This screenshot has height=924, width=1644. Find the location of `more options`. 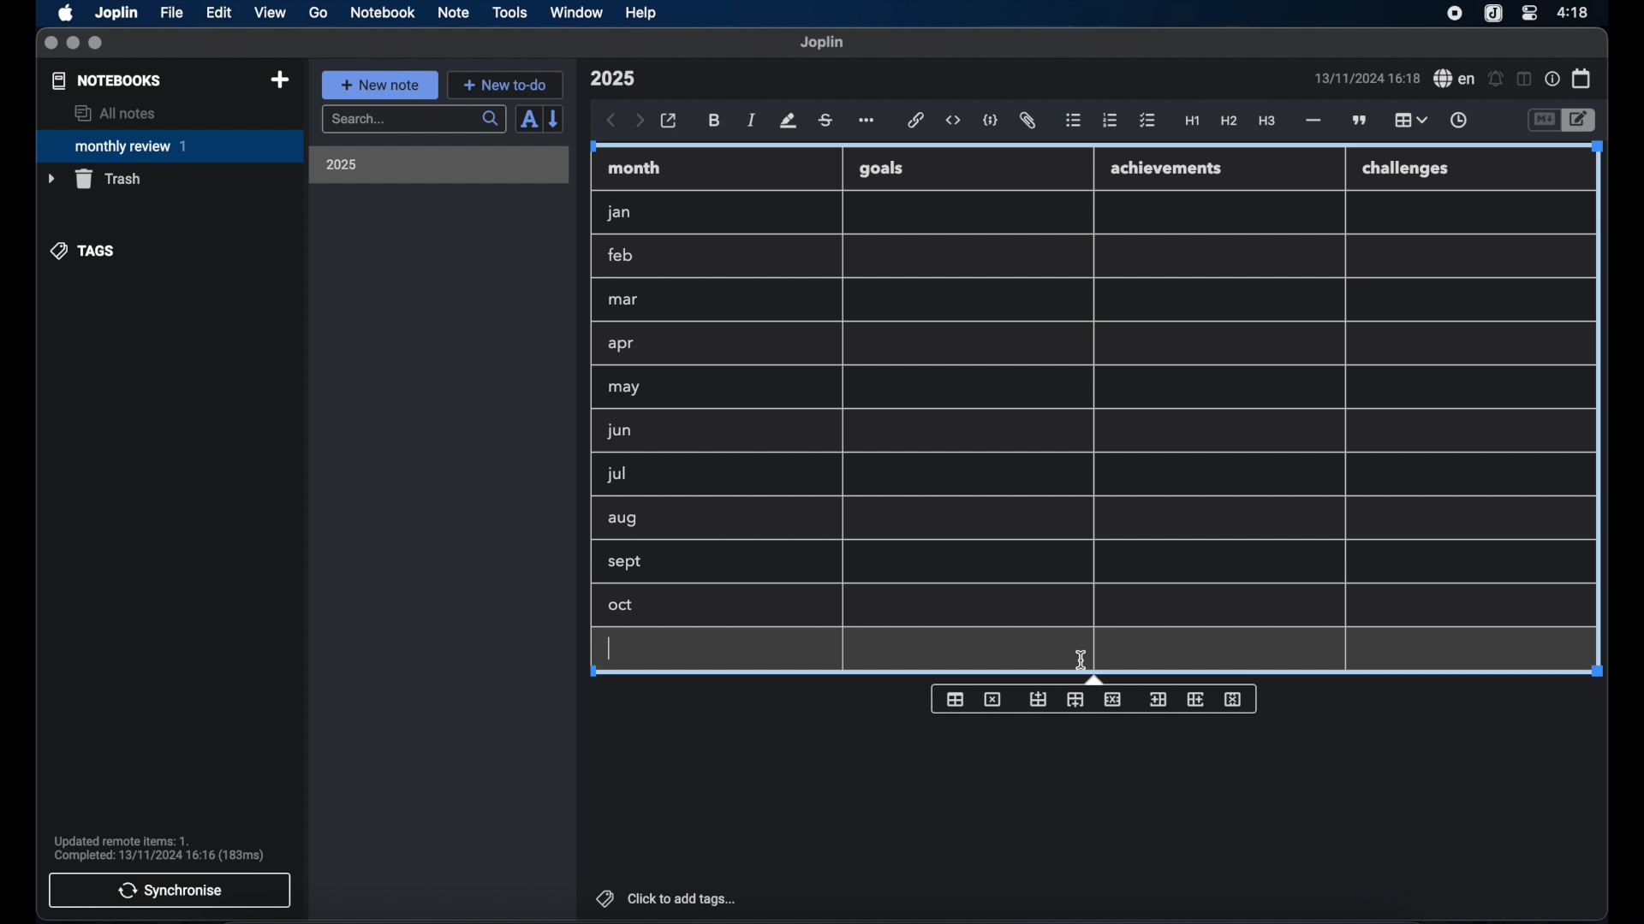

more options is located at coordinates (868, 121).